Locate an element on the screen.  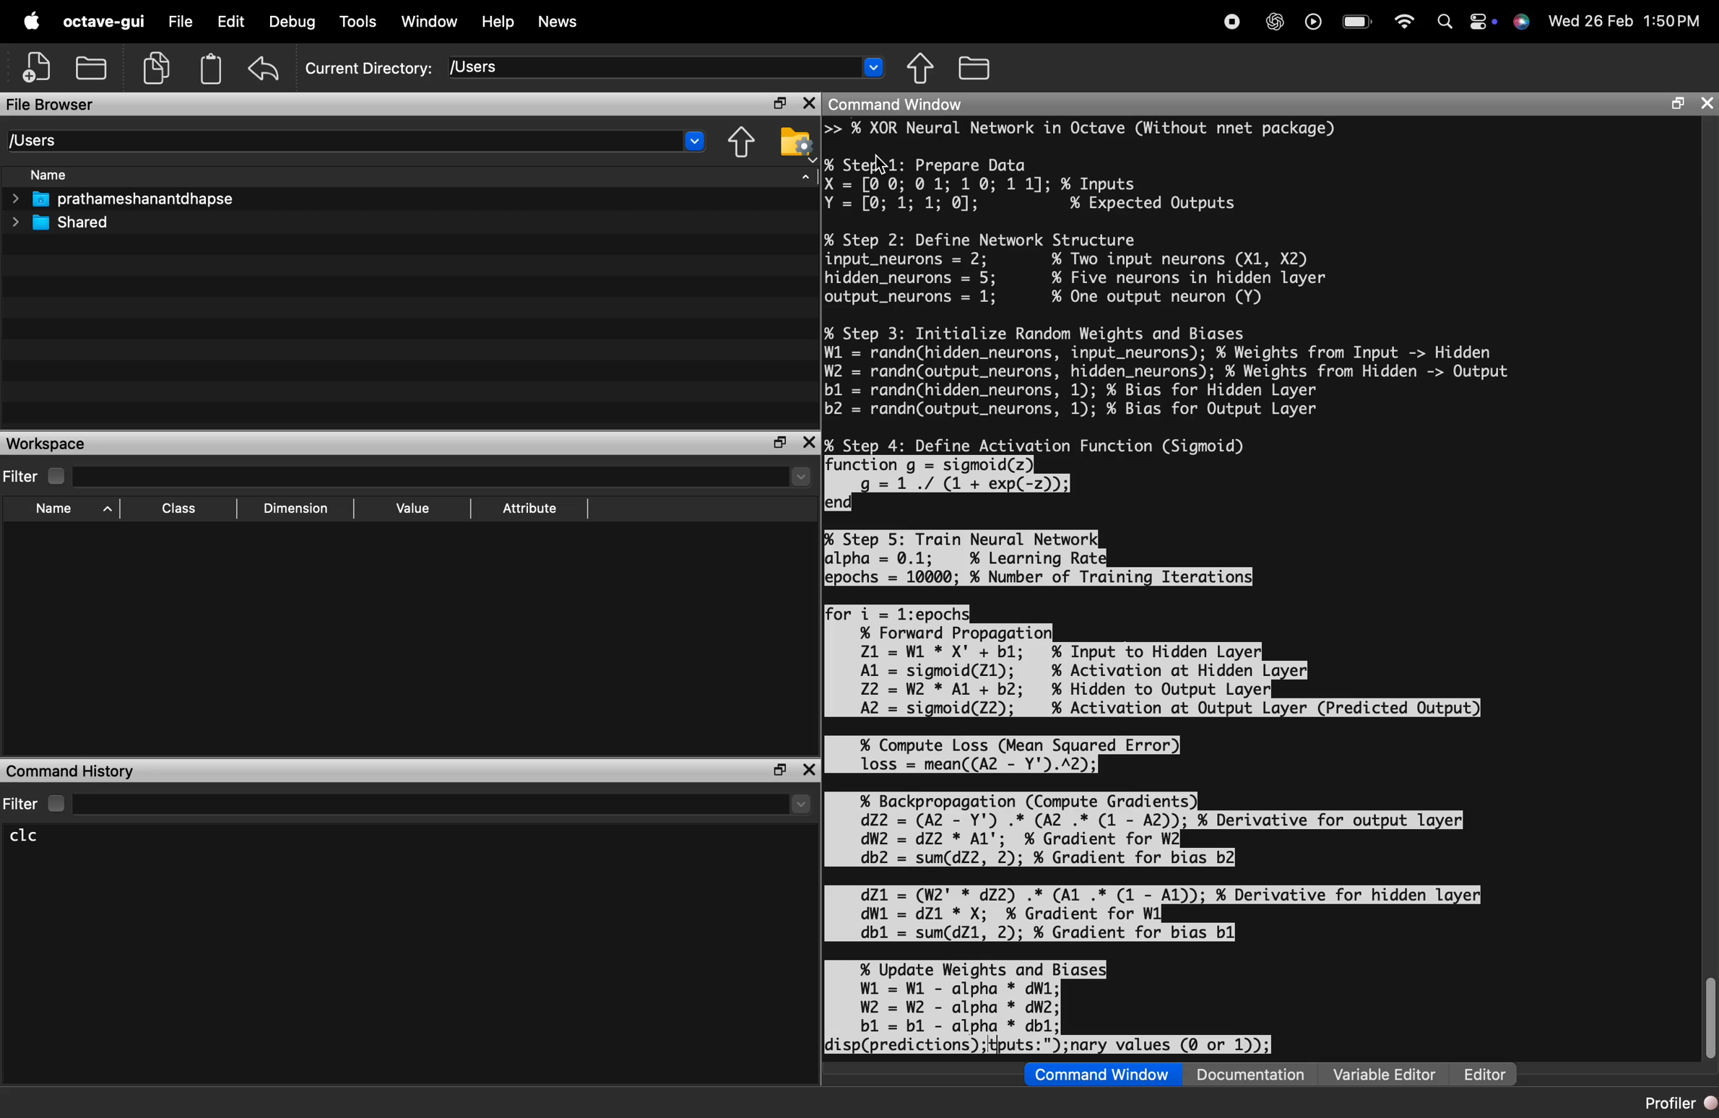
Wed 26 Feb is located at coordinates (1589, 22).